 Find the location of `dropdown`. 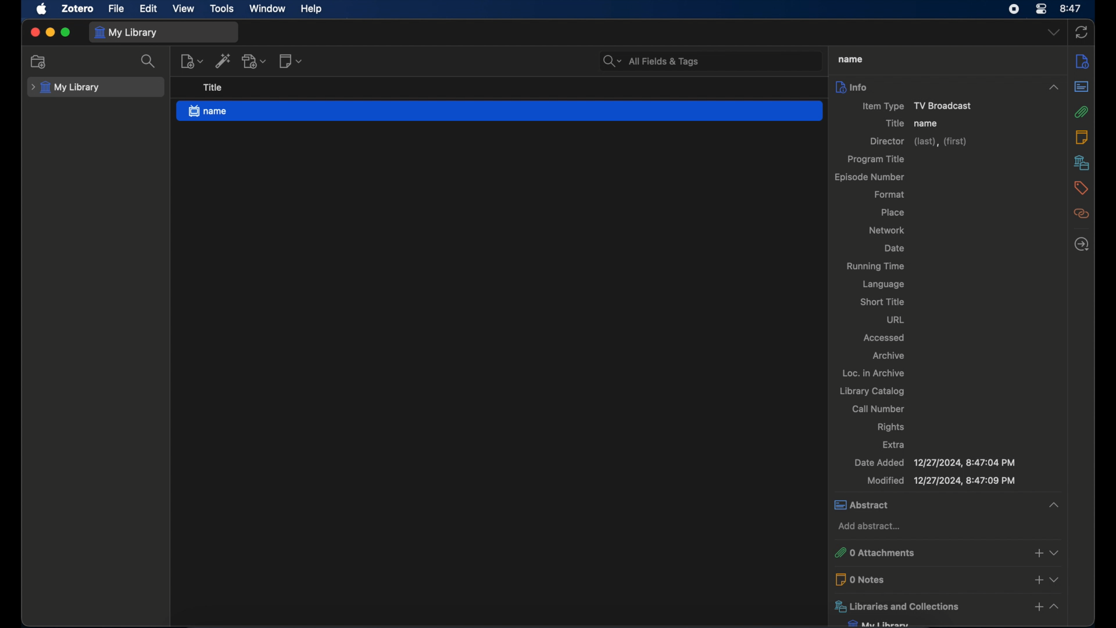

dropdown is located at coordinates (1053, 33).